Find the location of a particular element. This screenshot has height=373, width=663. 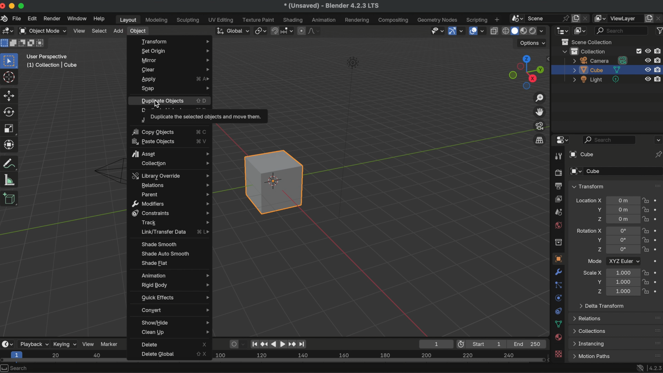

add cube is located at coordinates (10, 199).